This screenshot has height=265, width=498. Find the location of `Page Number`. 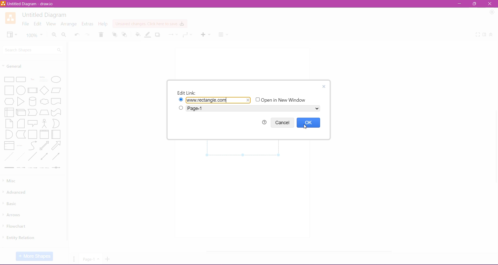

Page Number is located at coordinates (91, 259).